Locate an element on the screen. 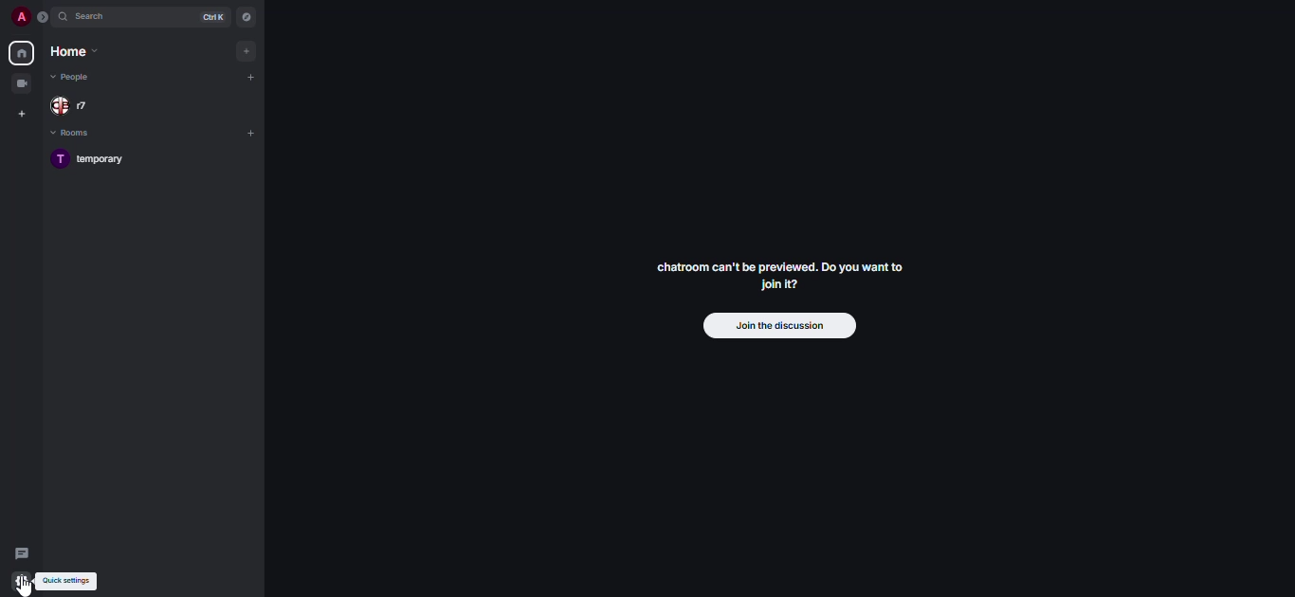 This screenshot has width=1295, height=597. people is located at coordinates (79, 106).